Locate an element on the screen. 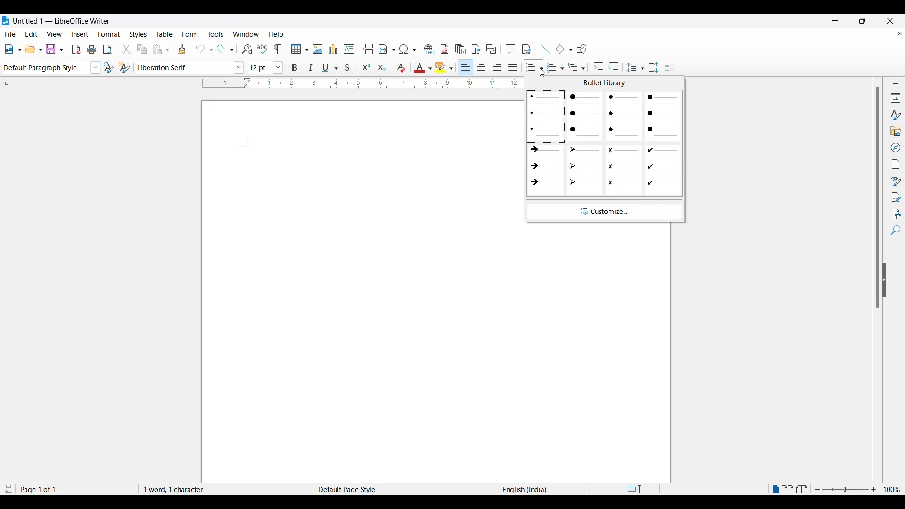 Image resolution: width=905 pixels, height=509 pixels. Insert is located at coordinates (80, 33).